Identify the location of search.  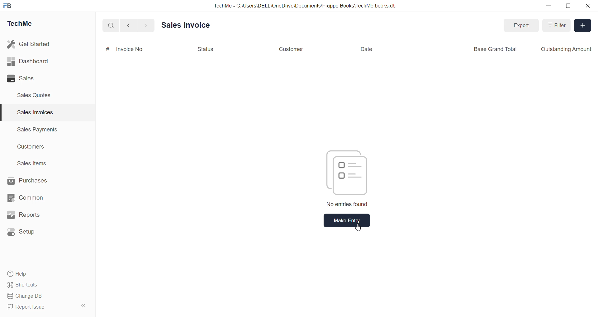
(110, 26).